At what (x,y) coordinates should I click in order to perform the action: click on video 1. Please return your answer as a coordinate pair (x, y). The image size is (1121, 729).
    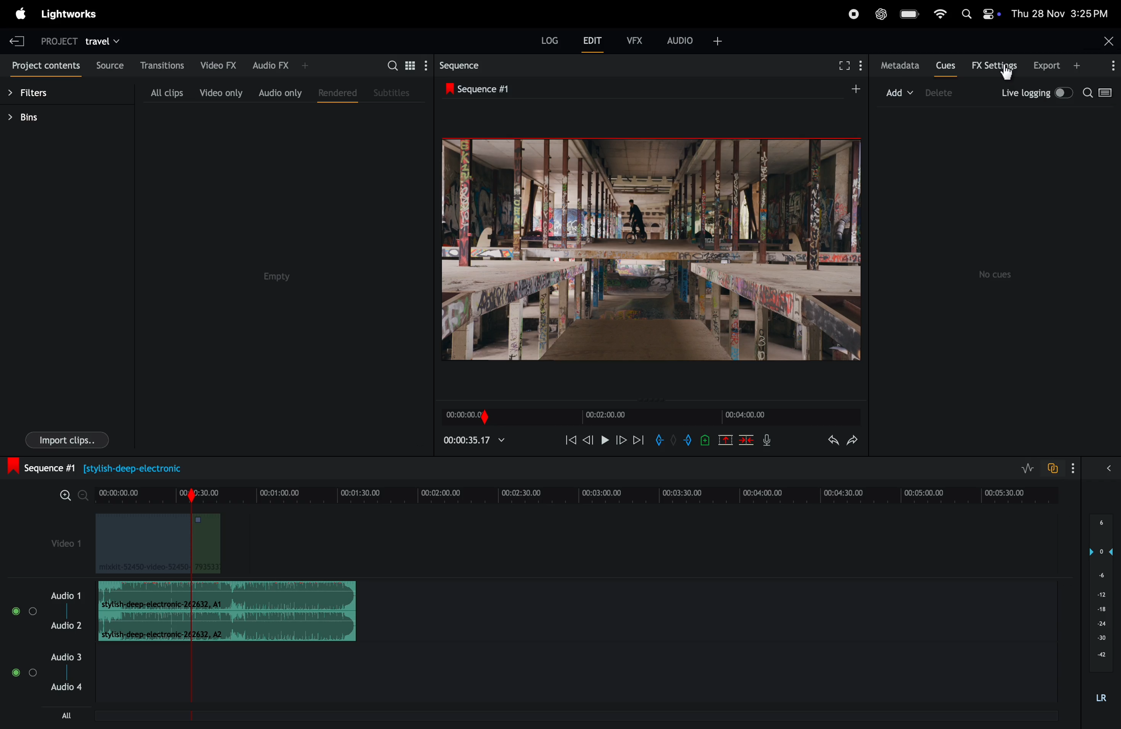
    Looking at the image, I should click on (57, 541).